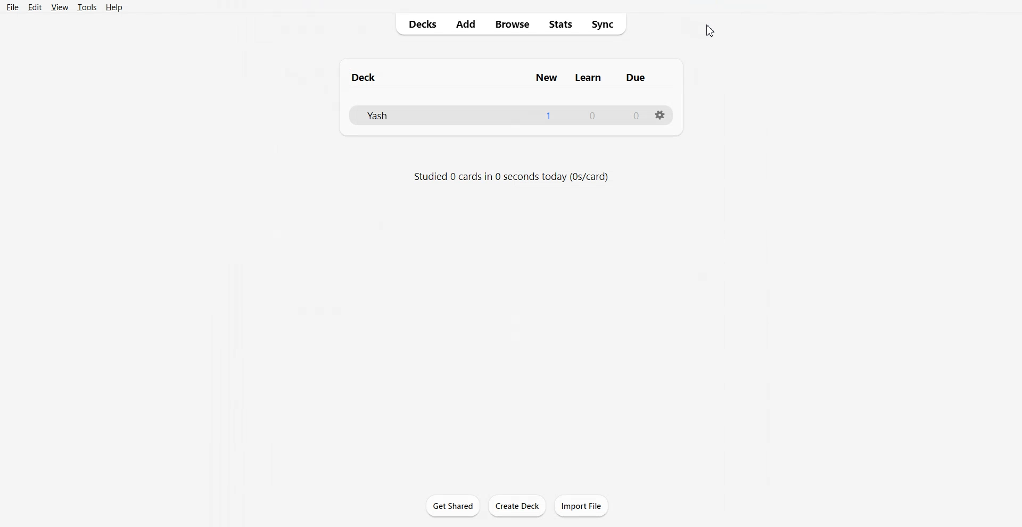  Describe the element at coordinates (35, 7) in the screenshot. I see `Edit` at that location.